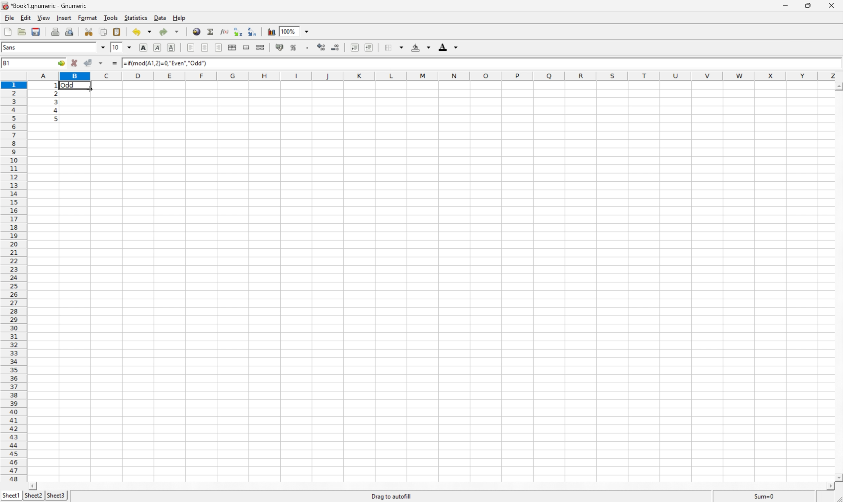 Image resolution: width=843 pixels, height=502 pixels. Describe the element at coordinates (279, 47) in the screenshot. I see `Format selection as accounting` at that location.